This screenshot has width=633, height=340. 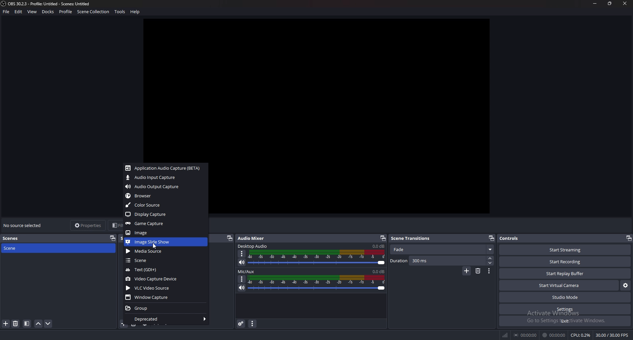 I want to click on game capture, so click(x=166, y=224).